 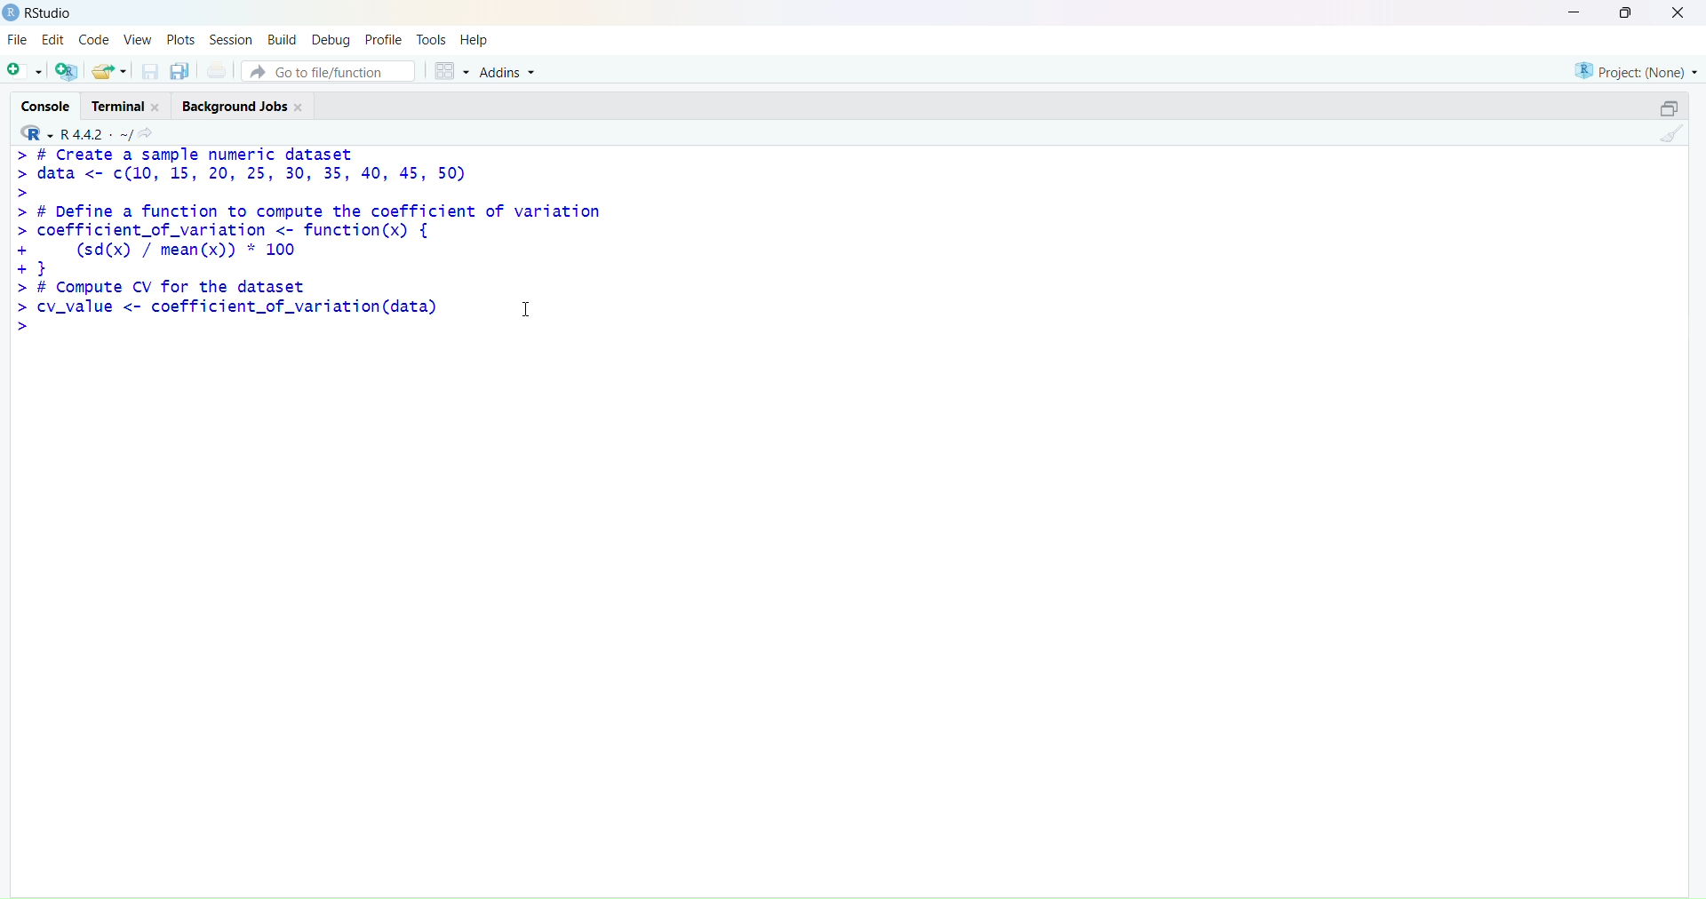 I want to click on share icon, so click(x=147, y=133).